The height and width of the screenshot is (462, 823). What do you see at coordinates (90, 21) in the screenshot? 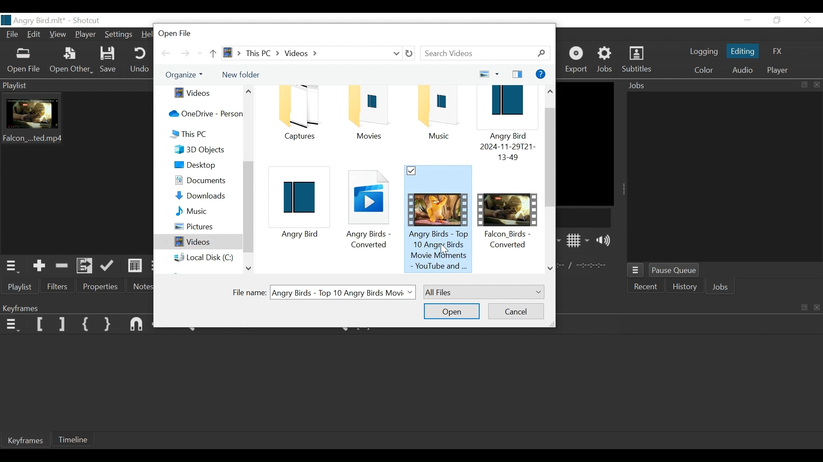
I see `Shotcut` at bounding box center [90, 21].